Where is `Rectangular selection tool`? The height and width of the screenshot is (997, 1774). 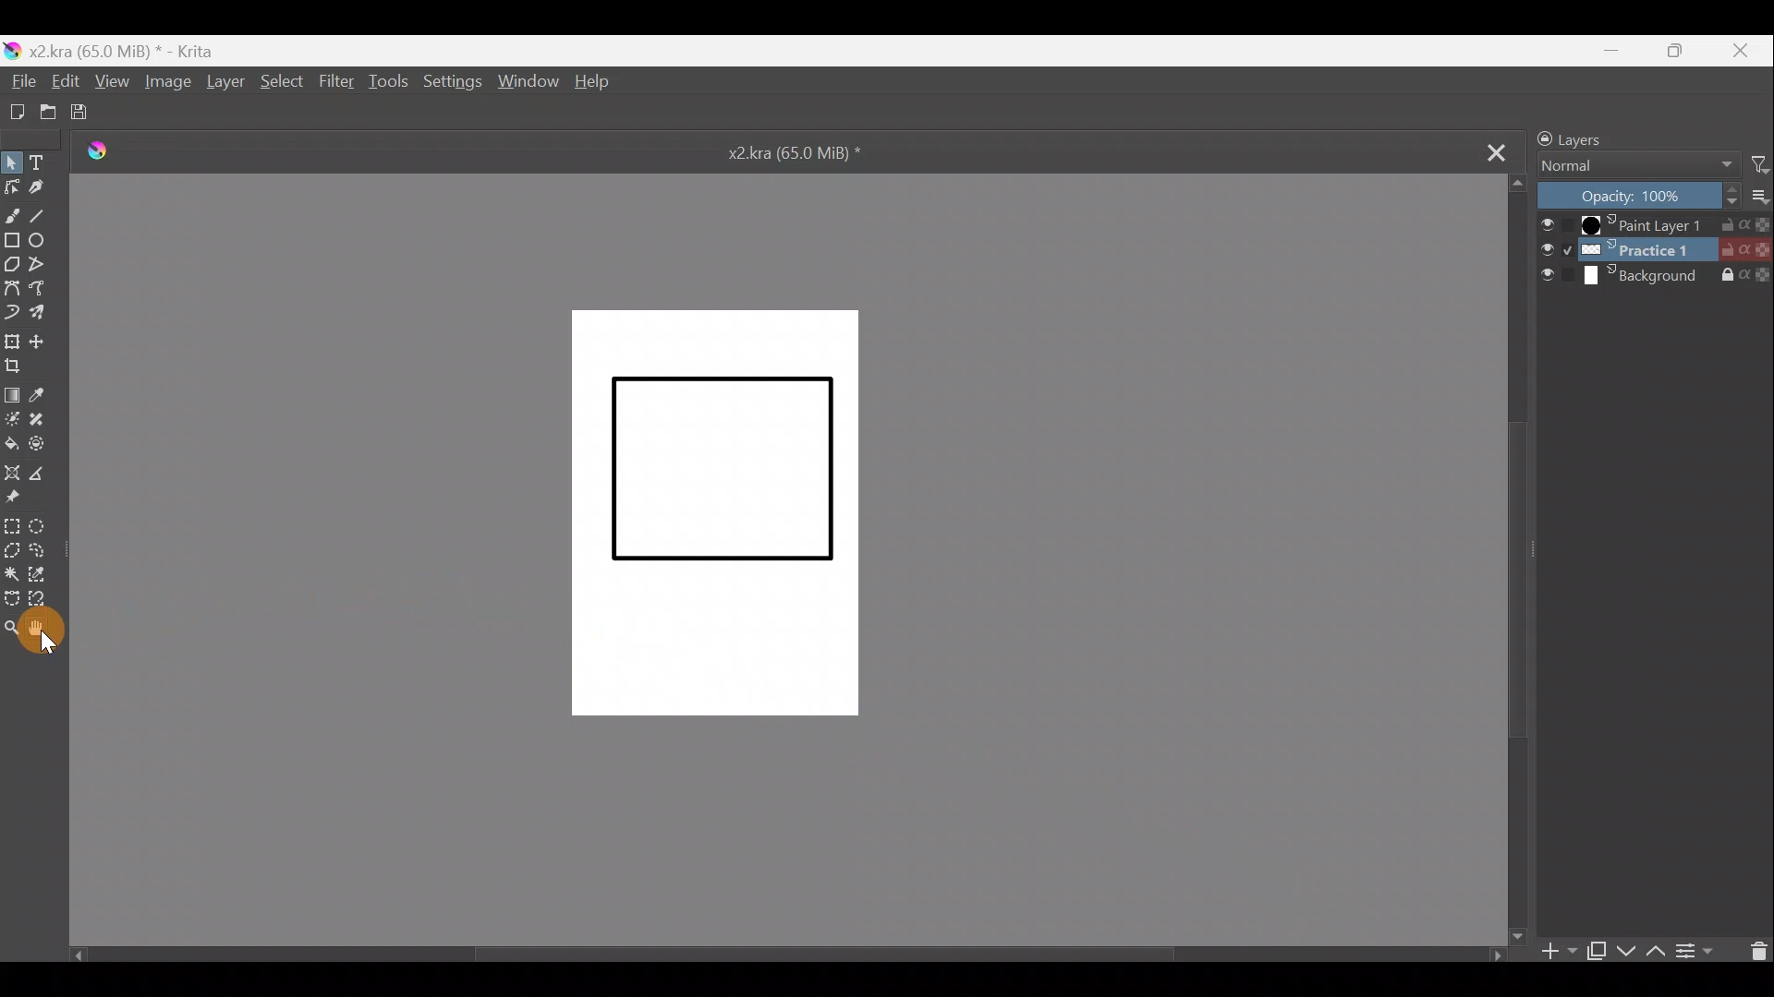 Rectangular selection tool is located at coordinates (13, 527).